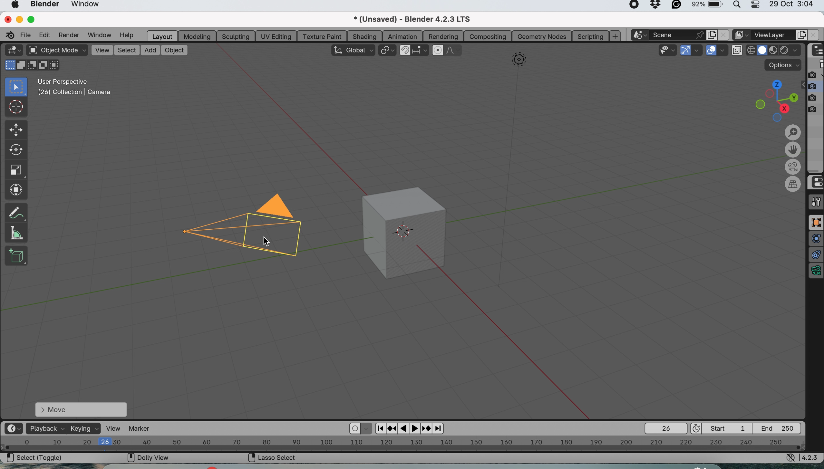 Image resolution: width=824 pixels, height=469 pixels. I want to click on scale, so click(16, 171).